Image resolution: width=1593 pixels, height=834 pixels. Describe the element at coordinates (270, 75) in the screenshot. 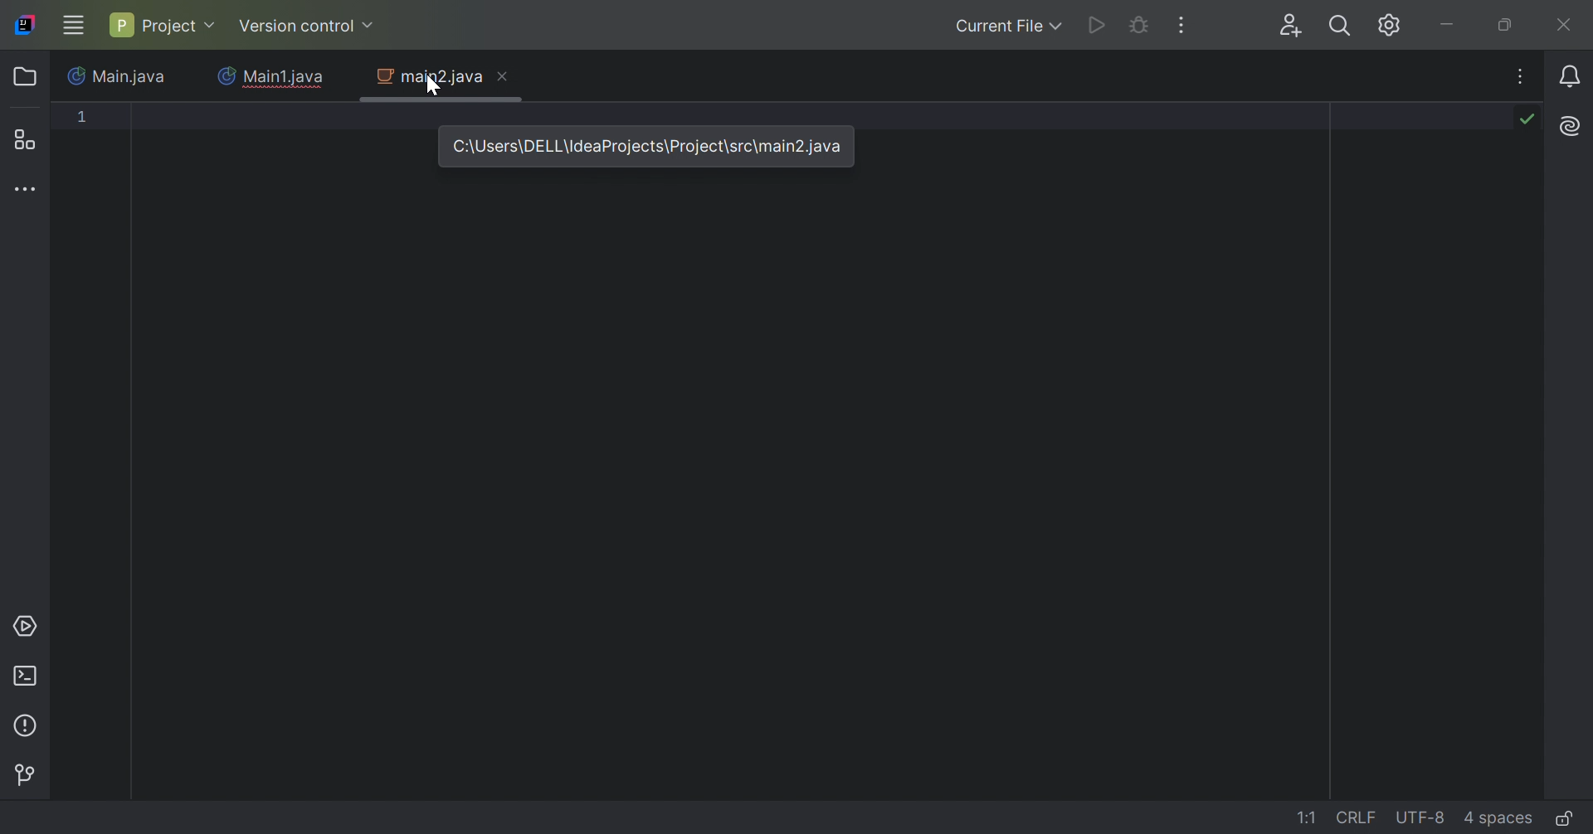

I see `Main1.java` at that location.